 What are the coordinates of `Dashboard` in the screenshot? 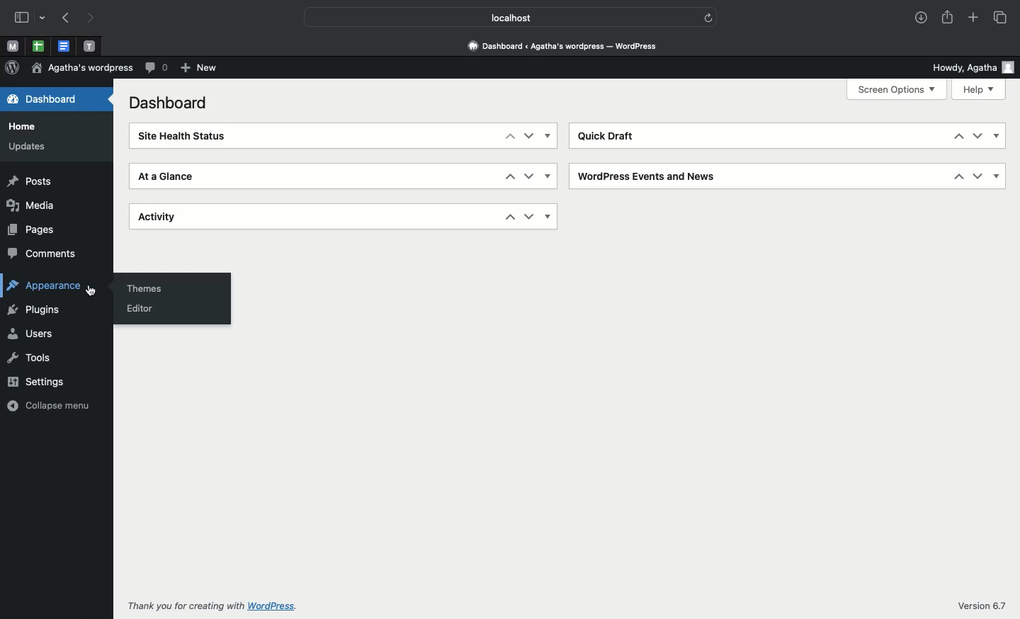 It's located at (50, 98).